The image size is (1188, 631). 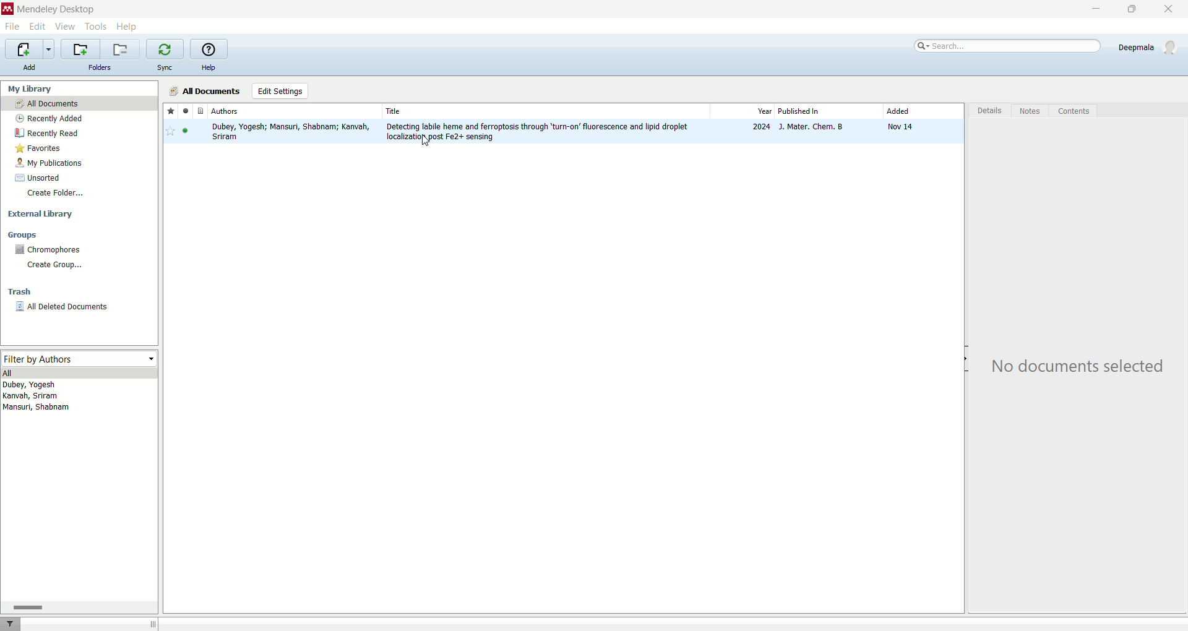 What do you see at coordinates (1082, 367) in the screenshot?
I see `No documents selected` at bounding box center [1082, 367].